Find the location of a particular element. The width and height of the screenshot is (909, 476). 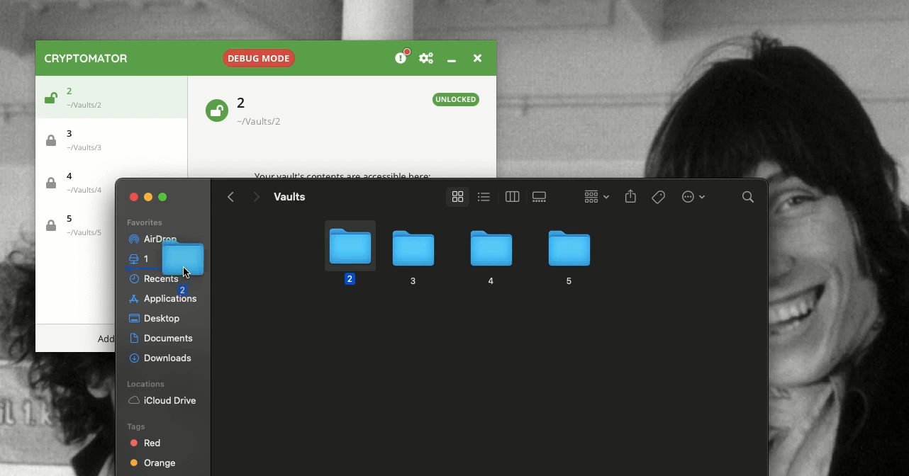

3 is located at coordinates (411, 258).